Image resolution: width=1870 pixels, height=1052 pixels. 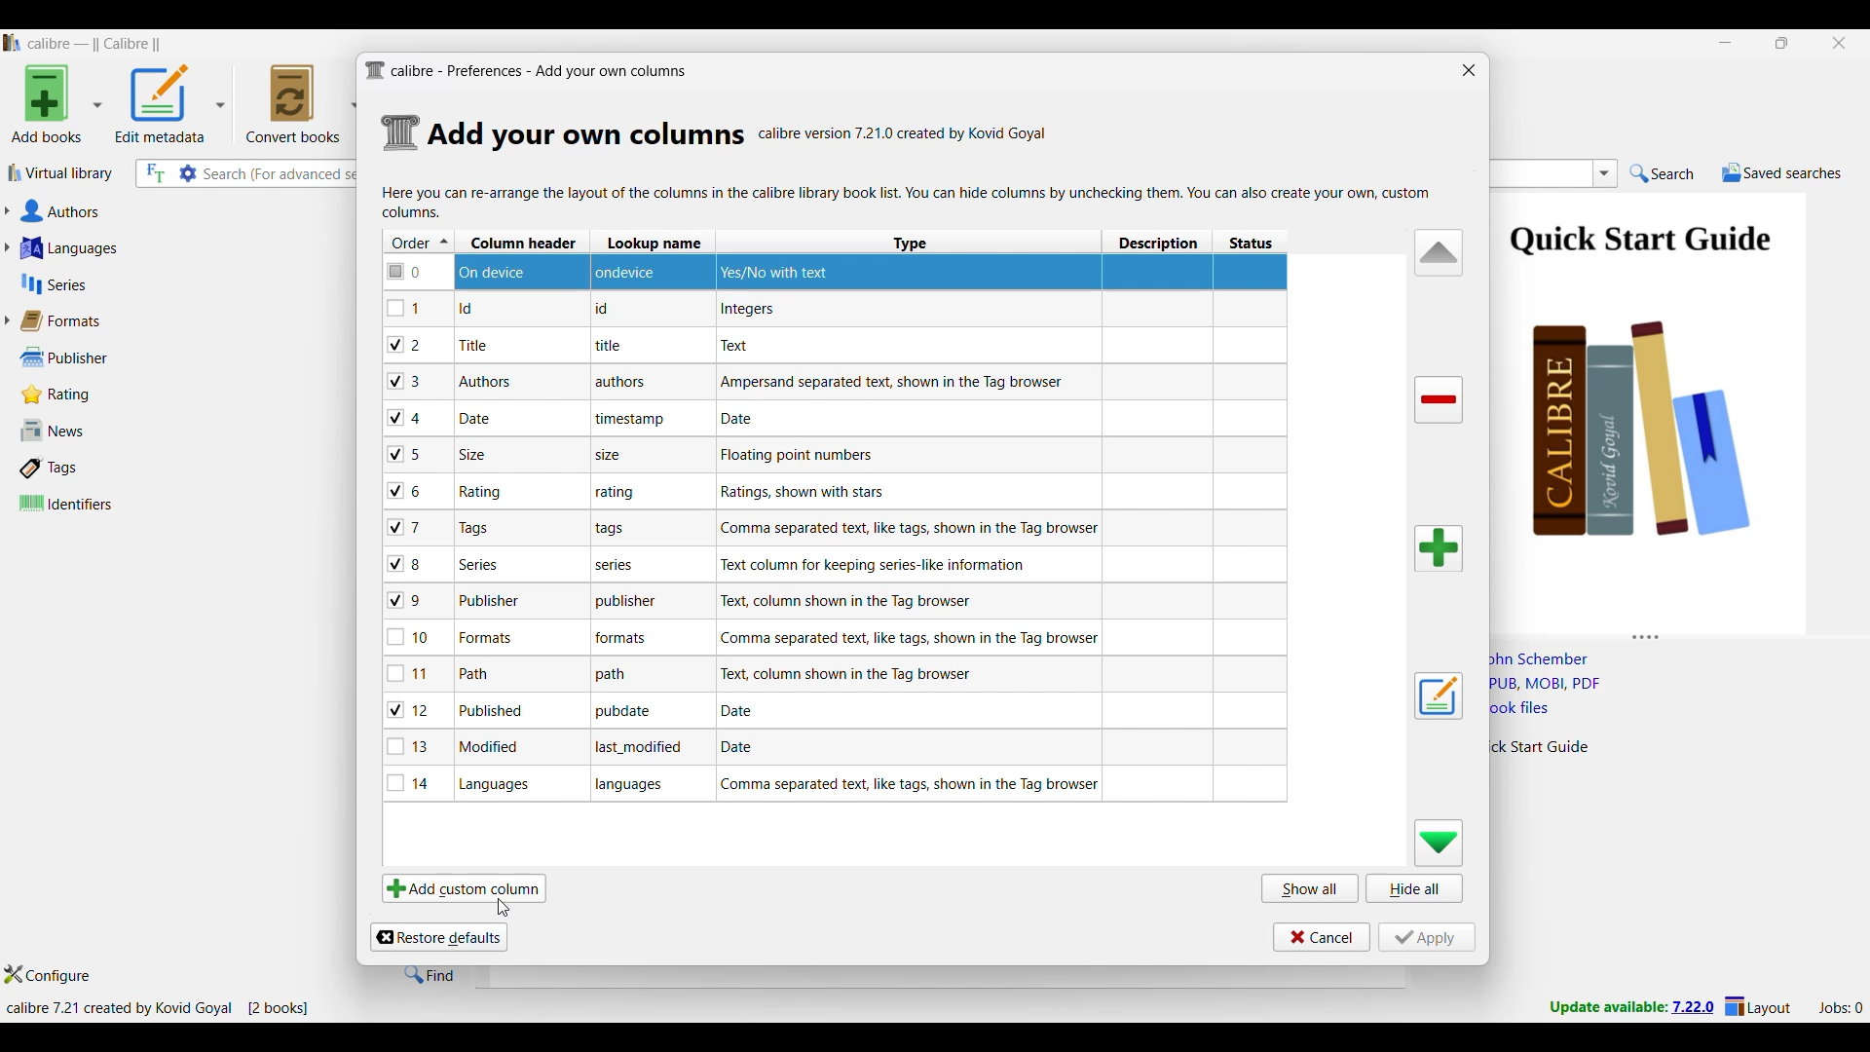 I want to click on Search, so click(x=1663, y=174).